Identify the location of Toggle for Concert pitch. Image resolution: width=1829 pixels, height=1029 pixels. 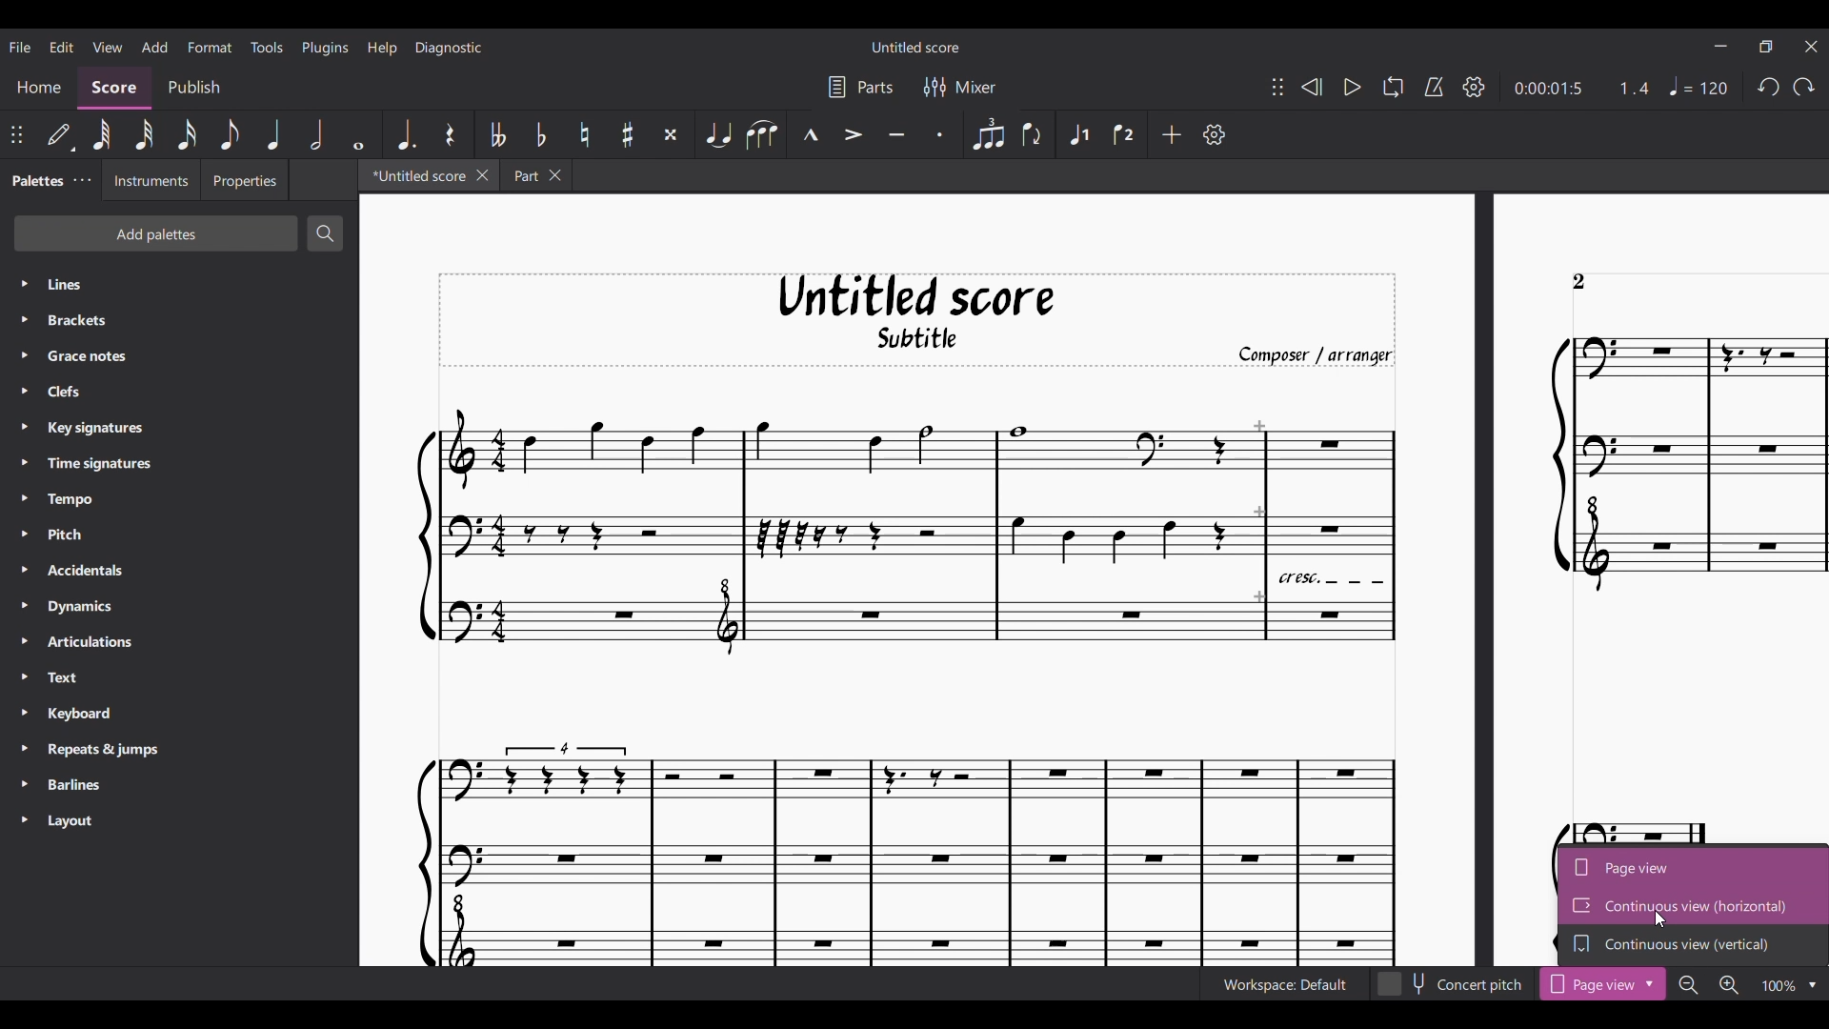
(1451, 984).